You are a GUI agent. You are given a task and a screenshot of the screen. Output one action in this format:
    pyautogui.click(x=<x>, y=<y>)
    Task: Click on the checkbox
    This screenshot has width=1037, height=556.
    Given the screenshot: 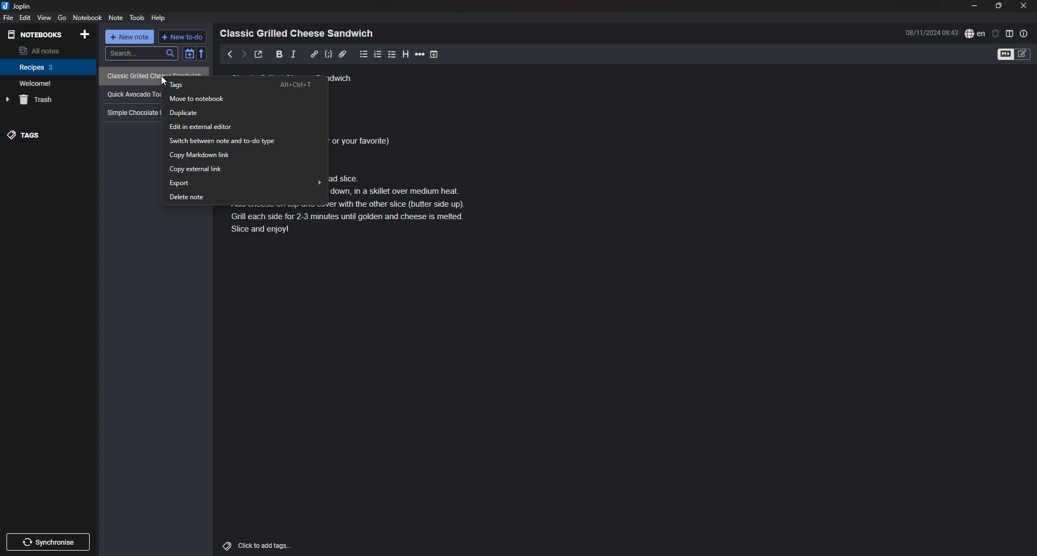 What is the action you would take?
    pyautogui.click(x=392, y=54)
    